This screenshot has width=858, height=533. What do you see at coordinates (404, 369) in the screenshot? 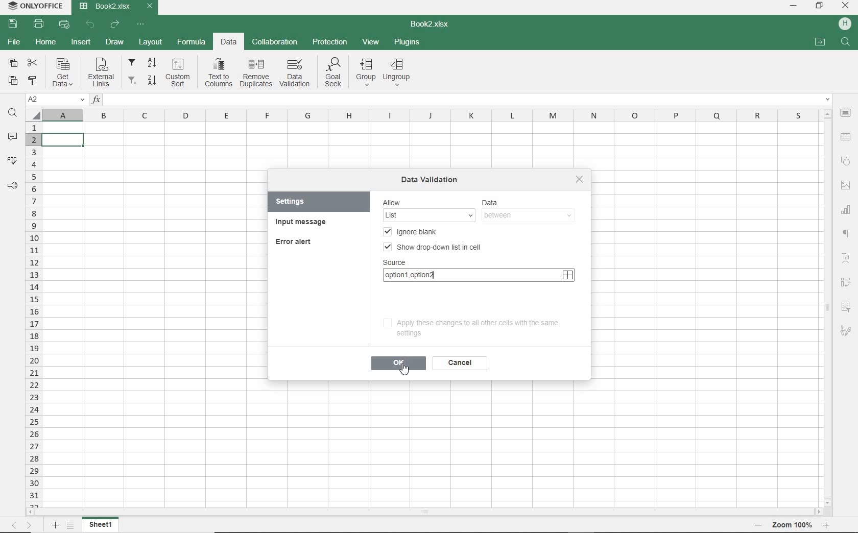
I see `CURSOR` at bounding box center [404, 369].